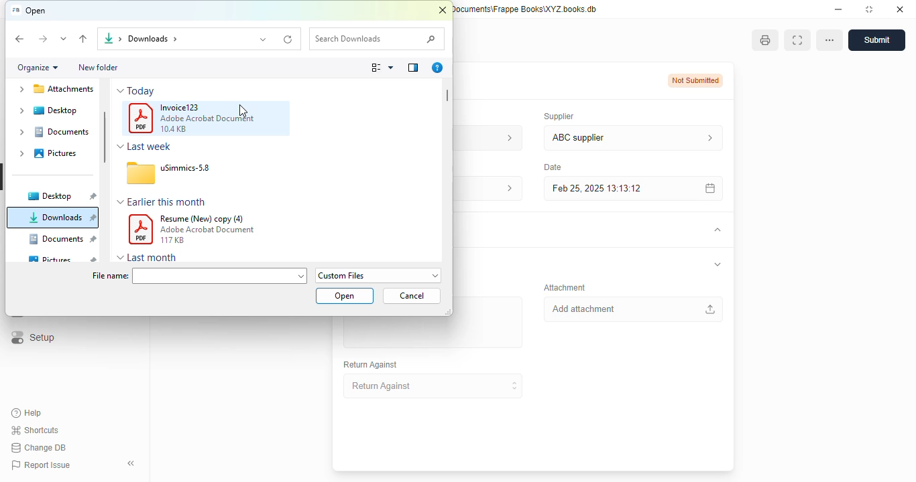 The width and height of the screenshot is (916, 482). I want to click on Not submitted, so click(696, 80).